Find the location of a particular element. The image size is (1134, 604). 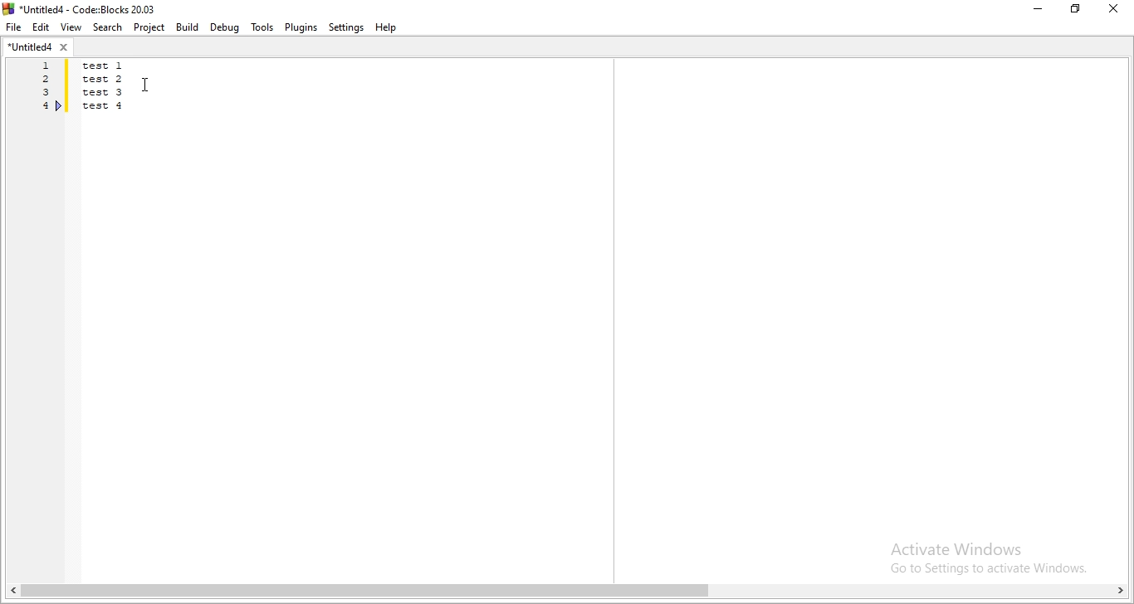

cursor is located at coordinates (147, 87).